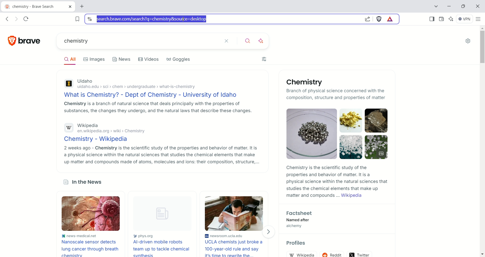 This screenshot has height=257, width=485. I want to click on AI-driven mobile robots team up to tackle chemical synthesis, so click(164, 248).